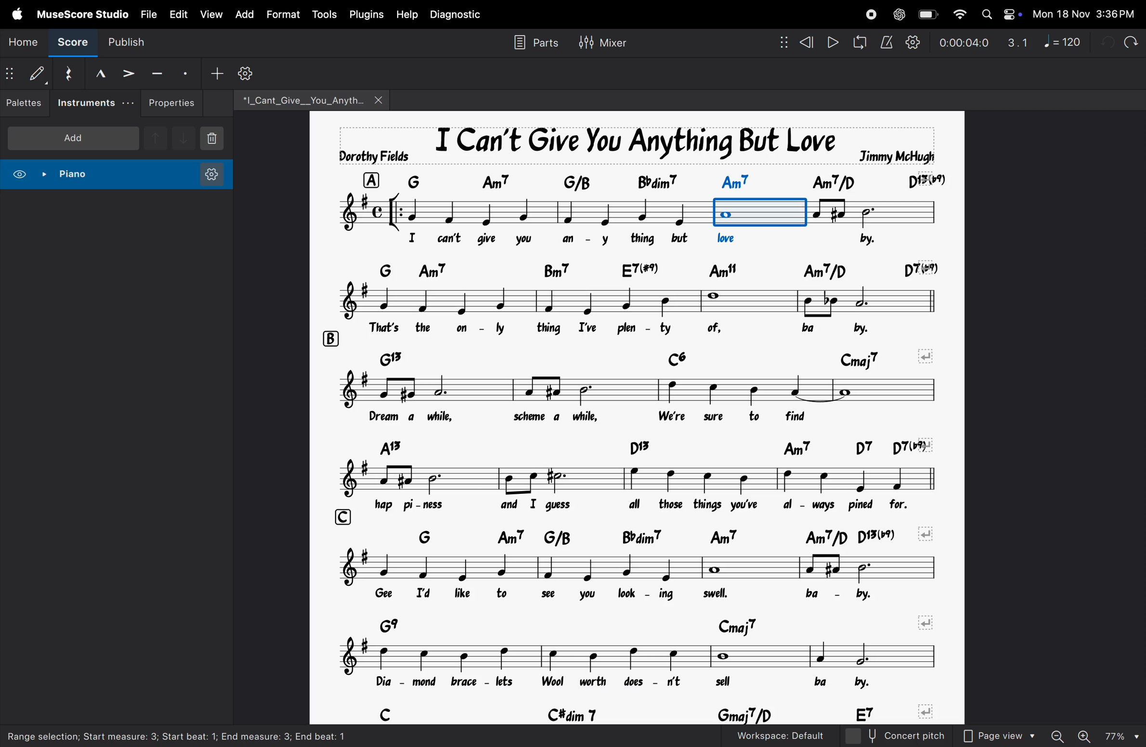 The image size is (1146, 747). What do you see at coordinates (68, 43) in the screenshot?
I see `score` at bounding box center [68, 43].